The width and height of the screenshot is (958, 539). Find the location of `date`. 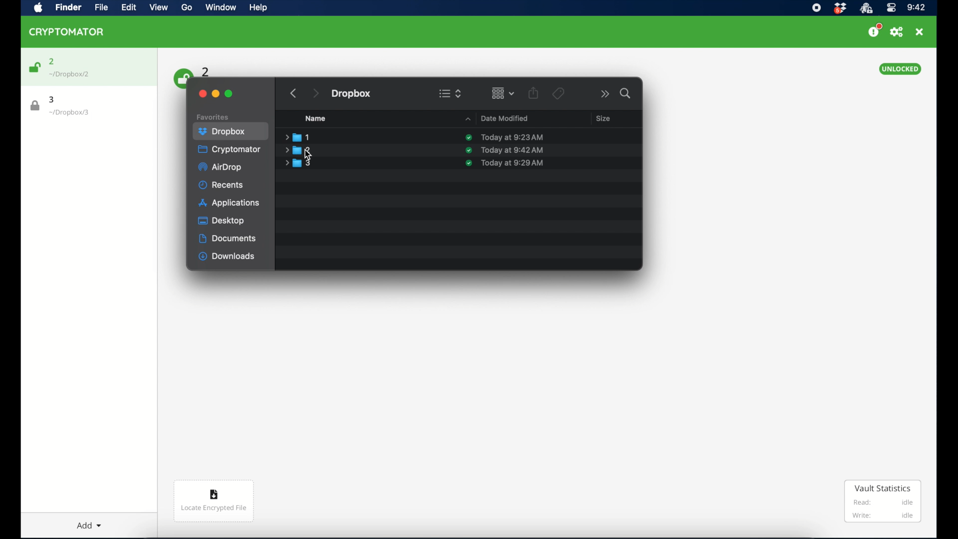

date is located at coordinates (512, 138).